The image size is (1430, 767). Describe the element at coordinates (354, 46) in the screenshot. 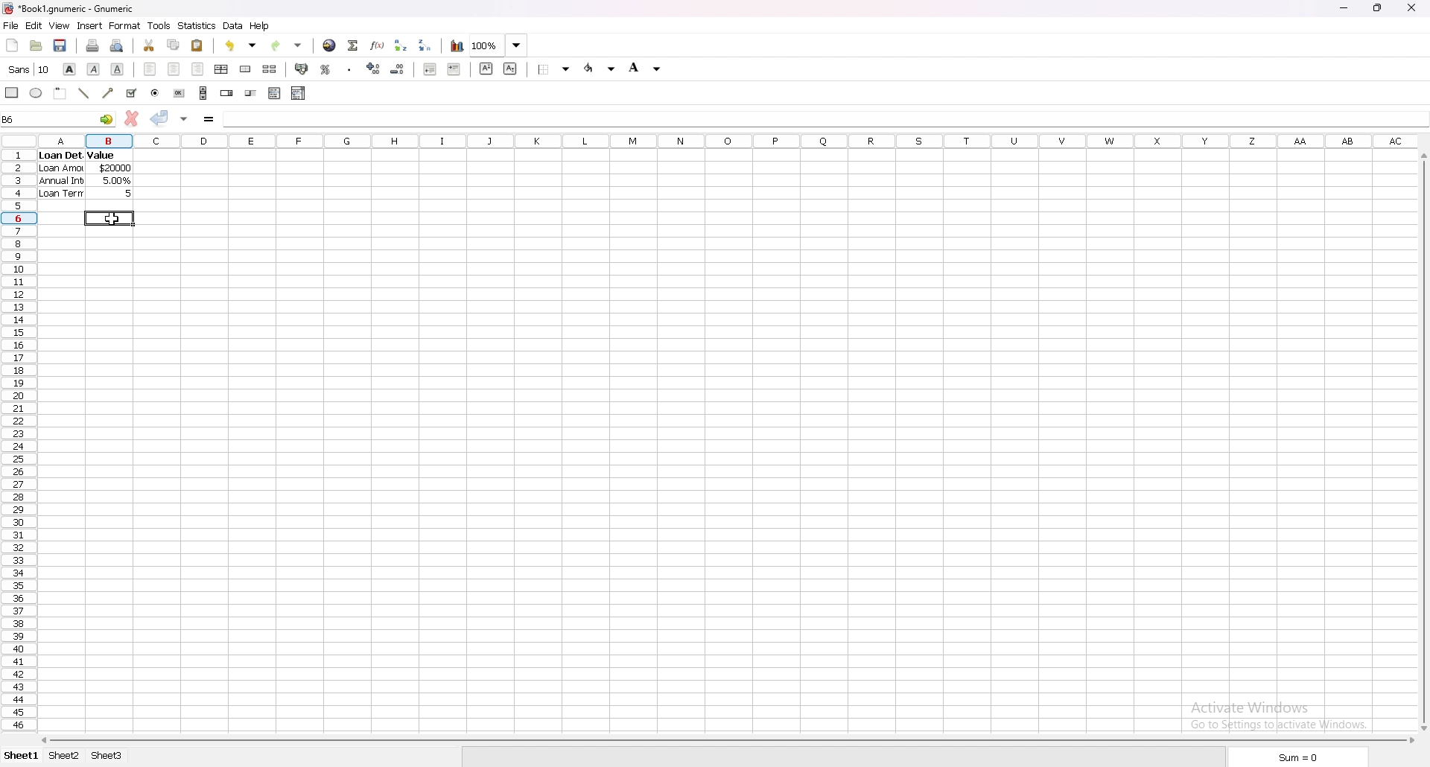

I see `summation` at that location.